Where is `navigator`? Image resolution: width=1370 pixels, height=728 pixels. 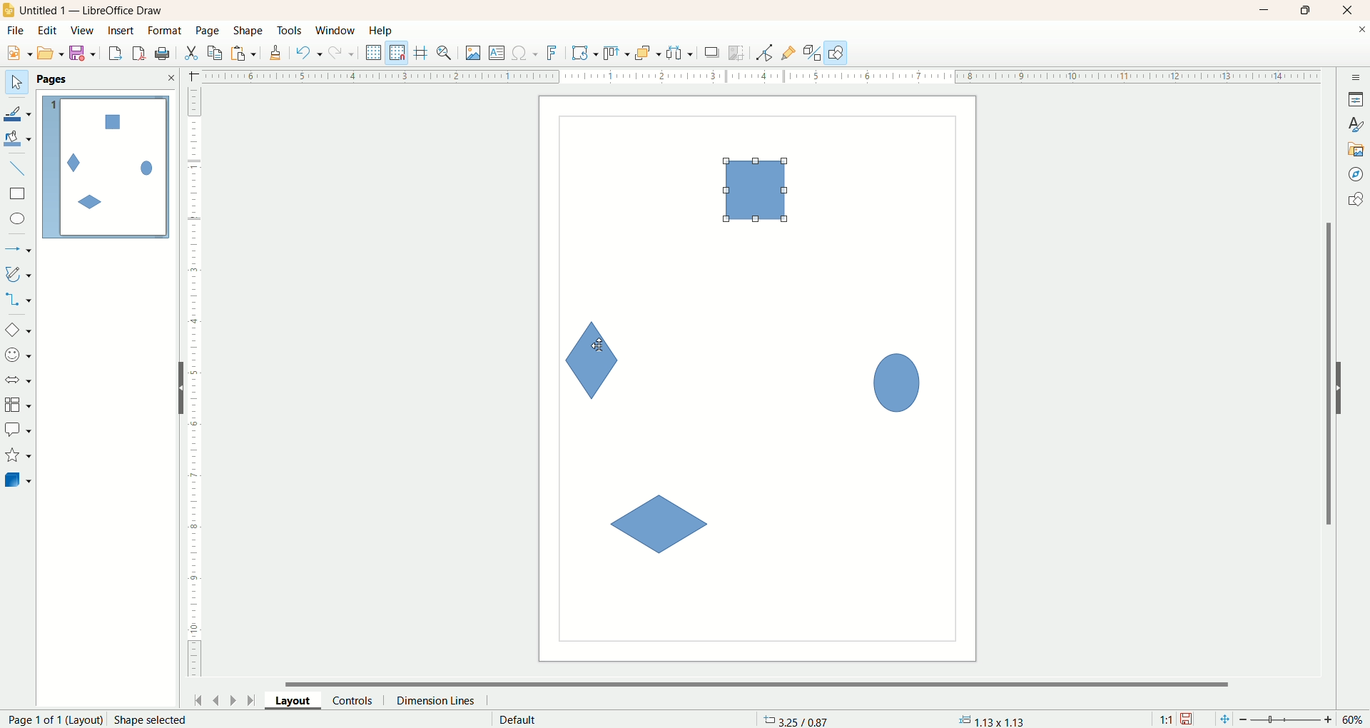 navigator is located at coordinates (1356, 175).